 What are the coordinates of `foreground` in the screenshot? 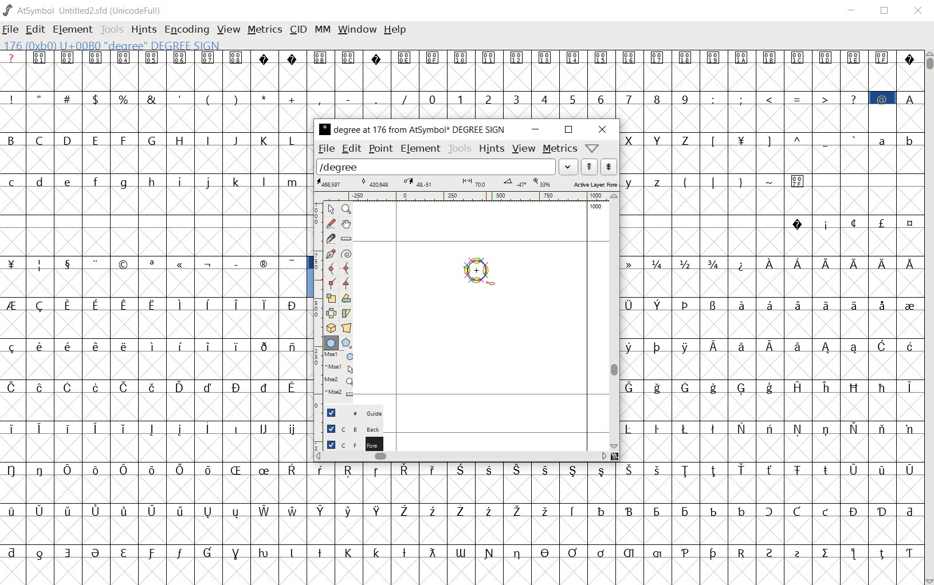 It's located at (348, 445).